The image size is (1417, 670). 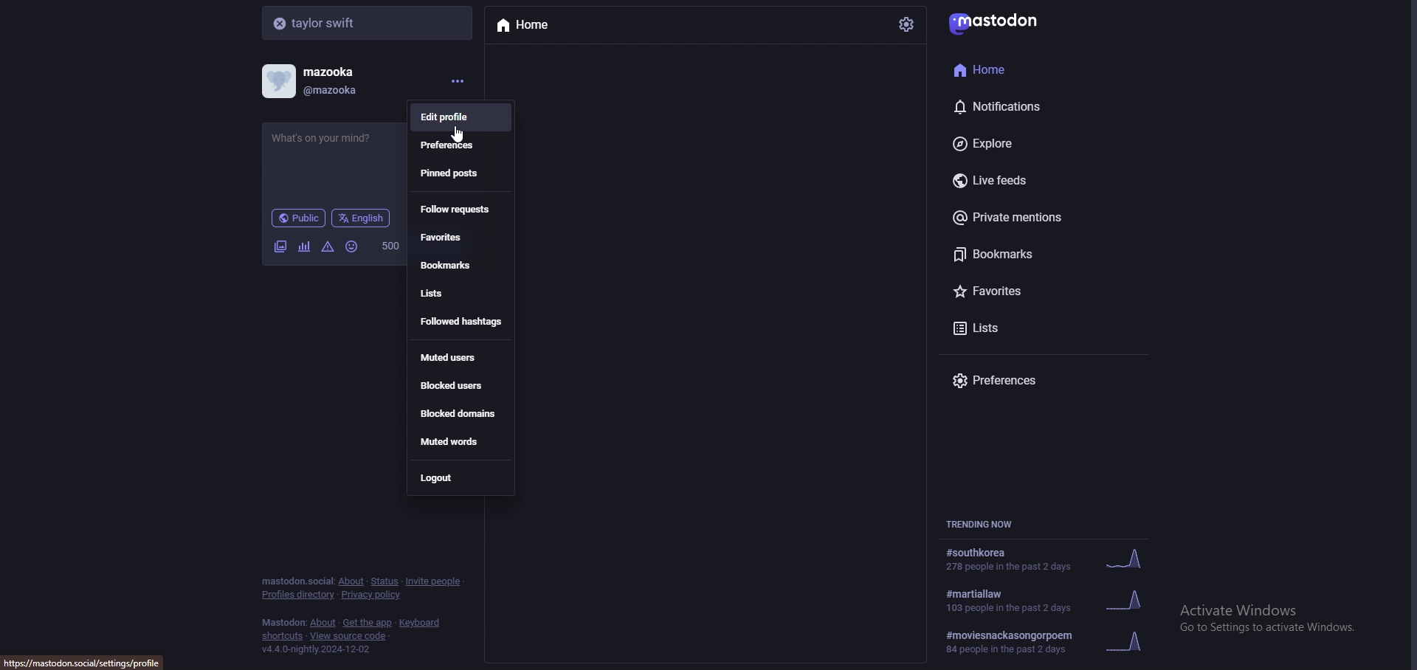 What do you see at coordinates (530, 24) in the screenshot?
I see `home` at bounding box center [530, 24].